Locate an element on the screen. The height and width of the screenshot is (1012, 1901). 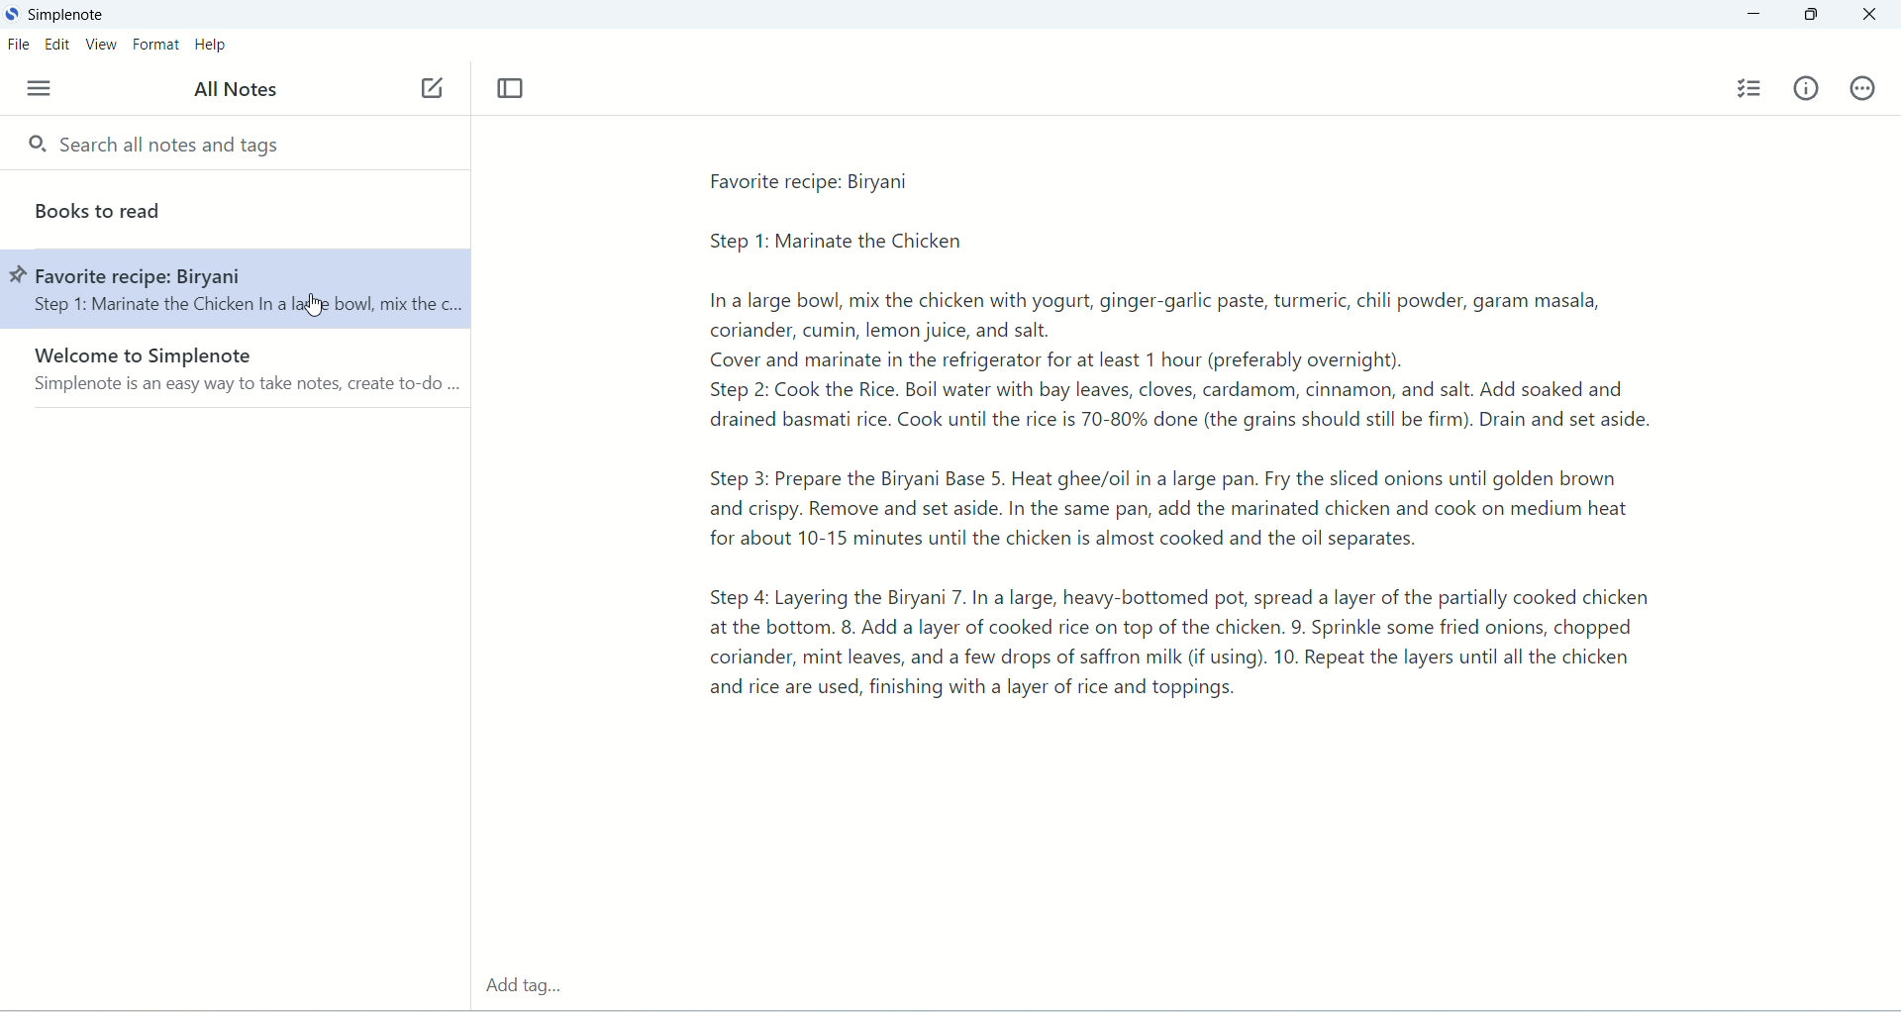
logo is located at coordinates (12, 12).